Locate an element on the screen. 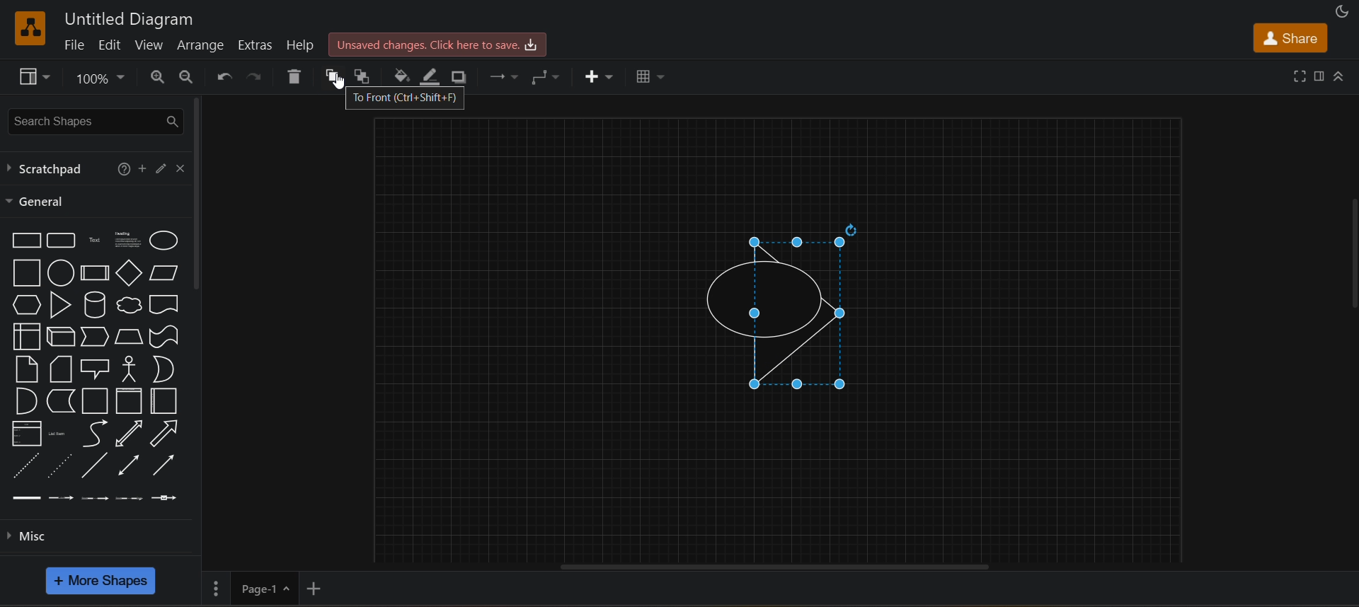 This screenshot has width=1359, height=607. more shapes is located at coordinates (103, 581).